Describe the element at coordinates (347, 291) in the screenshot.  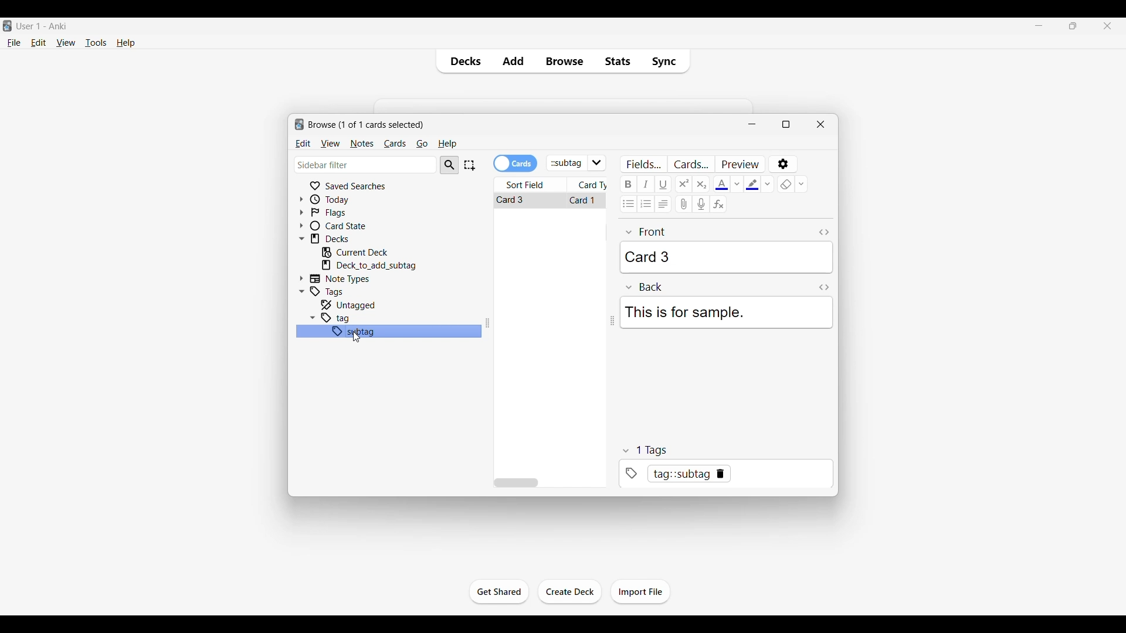
I see `Click to go to tags` at that location.